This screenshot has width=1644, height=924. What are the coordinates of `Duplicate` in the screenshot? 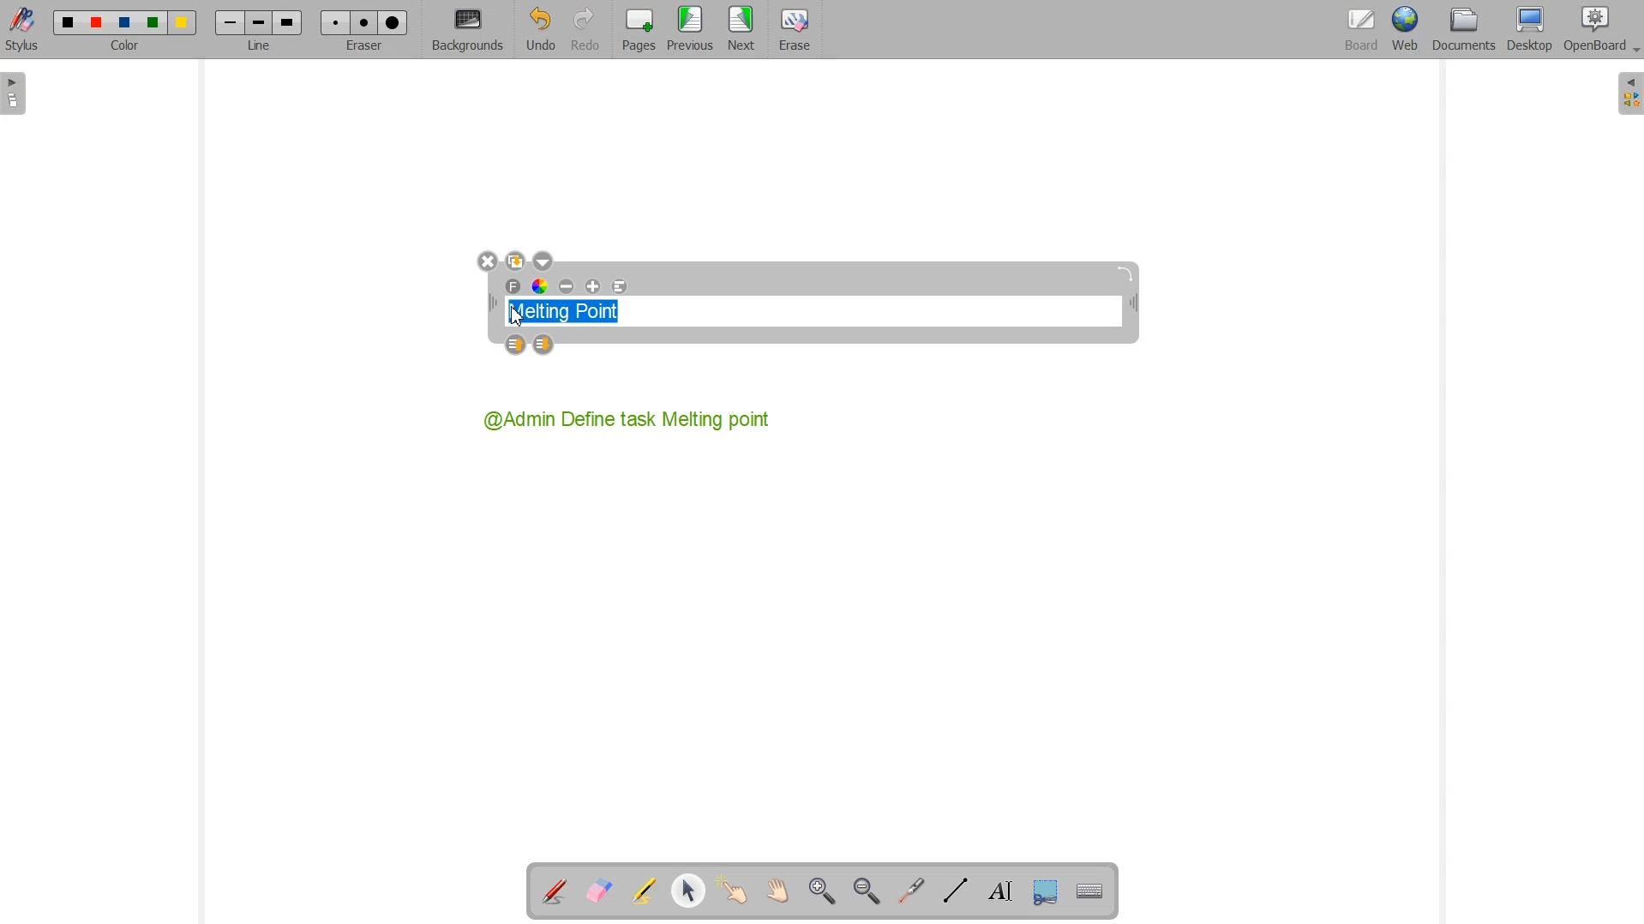 It's located at (515, 261).